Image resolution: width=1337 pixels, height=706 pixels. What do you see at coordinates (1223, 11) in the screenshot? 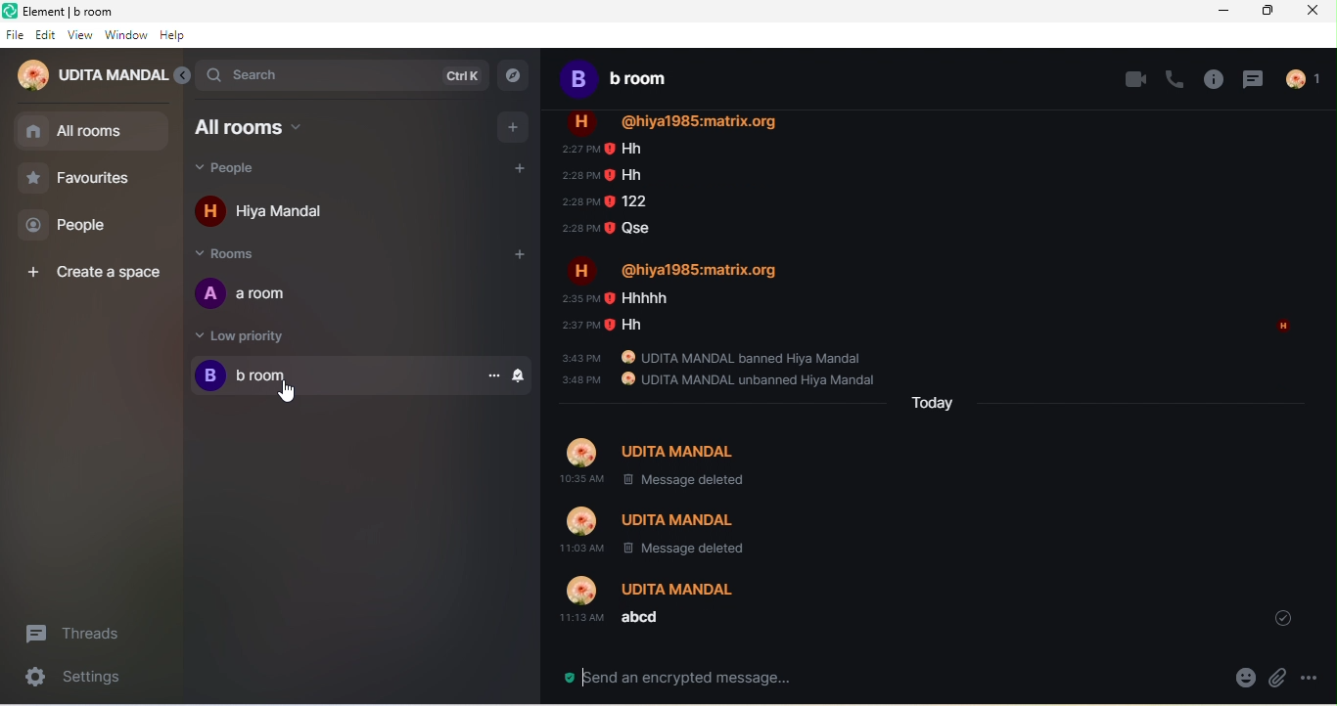
I see `minimize` at bounding box center [1223, 11].